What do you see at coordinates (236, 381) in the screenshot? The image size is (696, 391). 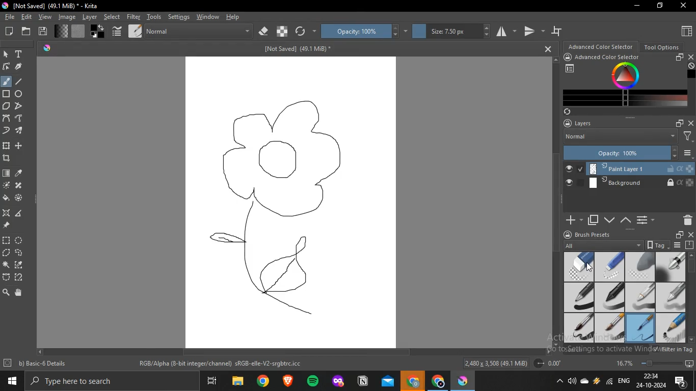 I see `Application` at bounding box center [236, 381].